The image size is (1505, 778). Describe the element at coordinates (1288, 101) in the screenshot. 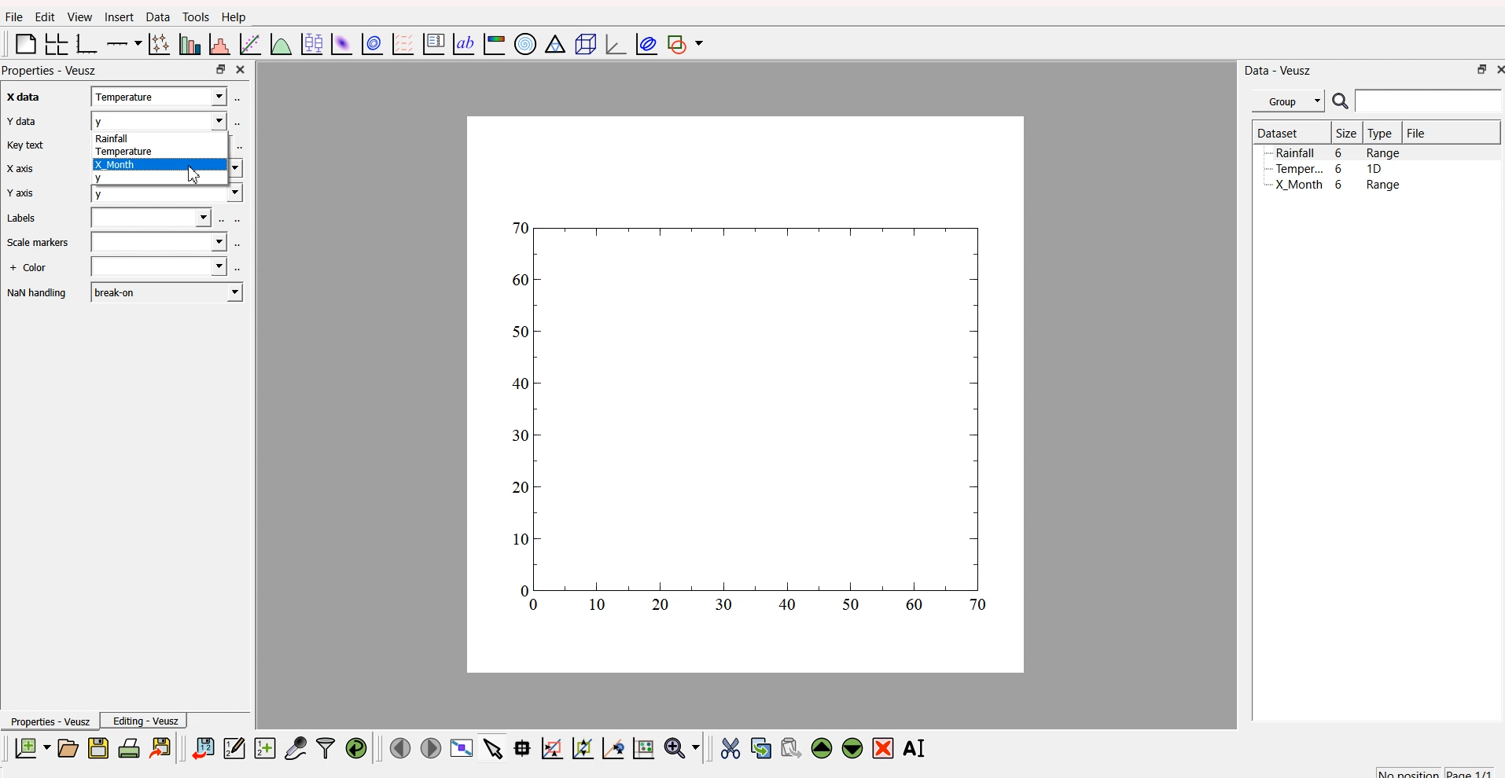

I see `Group` at that location.